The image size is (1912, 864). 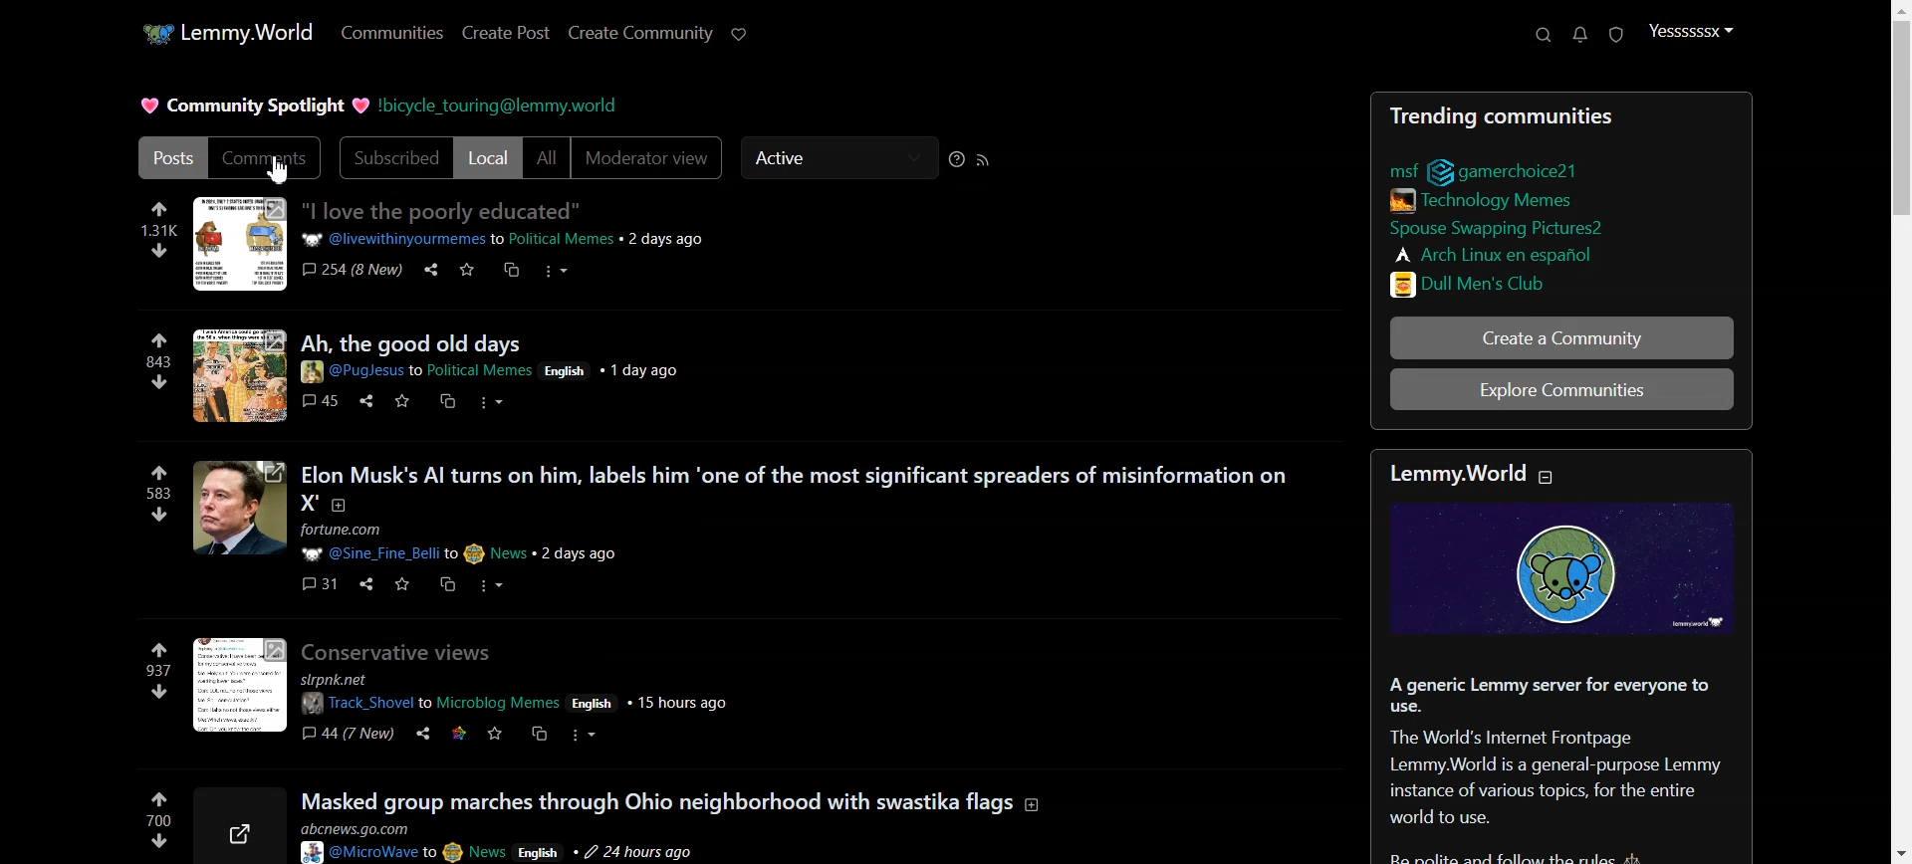 What do you see at coordinates (1493, 253) in the screenshot?
I see `LInks` at bounding box center [1493, 253].